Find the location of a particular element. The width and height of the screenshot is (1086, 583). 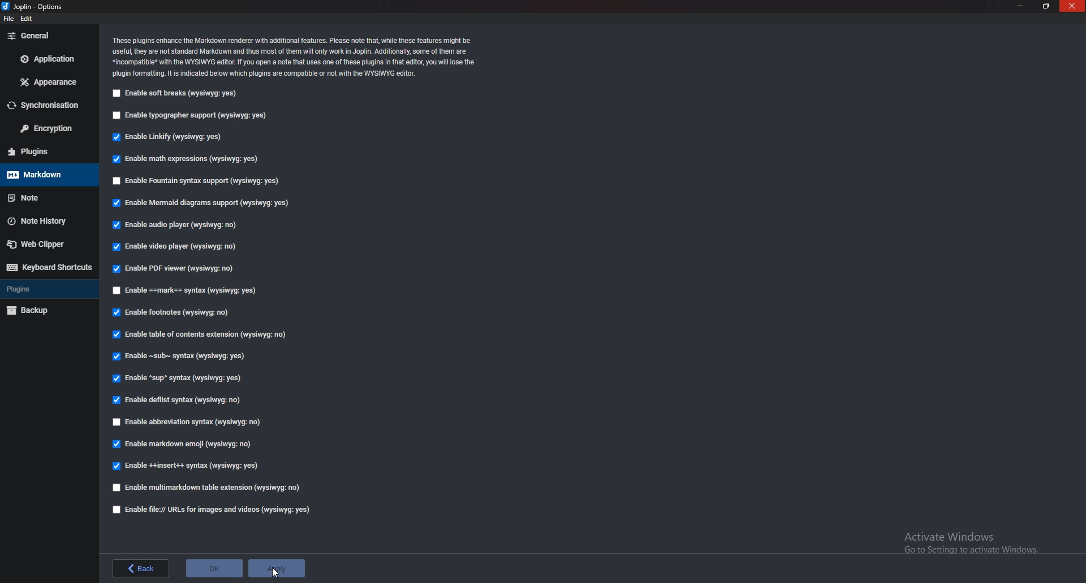

Keyboard shortcuts is located at coordinates (48, 268).